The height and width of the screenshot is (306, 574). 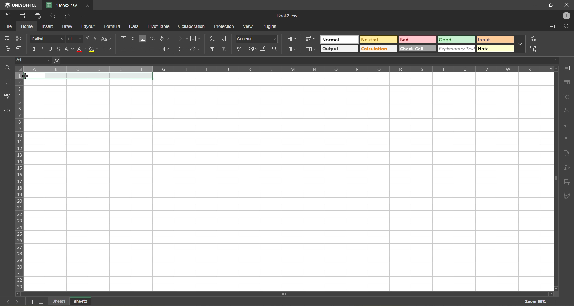 I want to click on filename, so click(x=61, y=5).